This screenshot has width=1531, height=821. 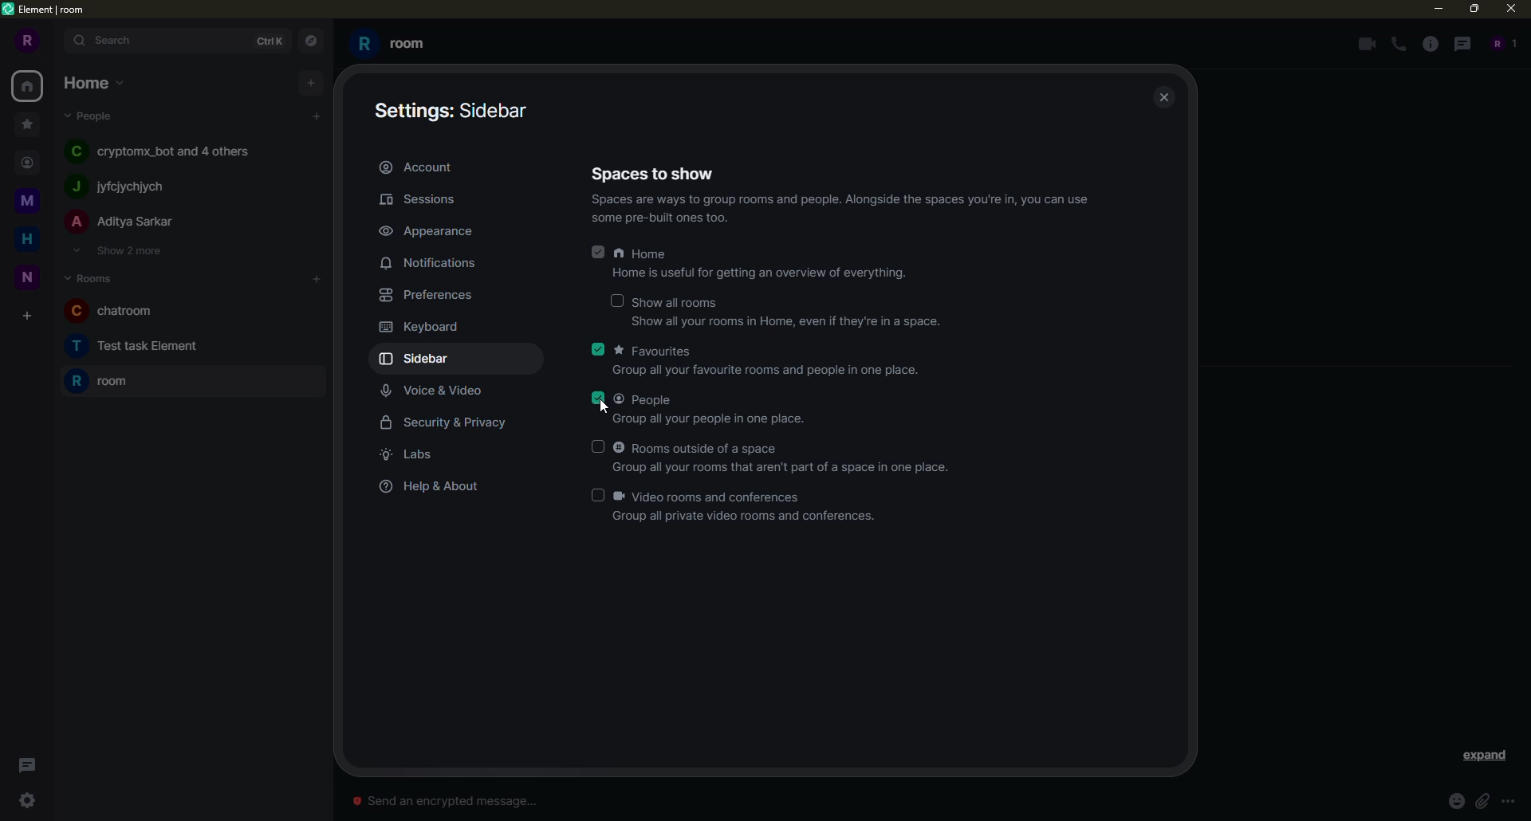 I want to click on select, so click(x=615, y=301).